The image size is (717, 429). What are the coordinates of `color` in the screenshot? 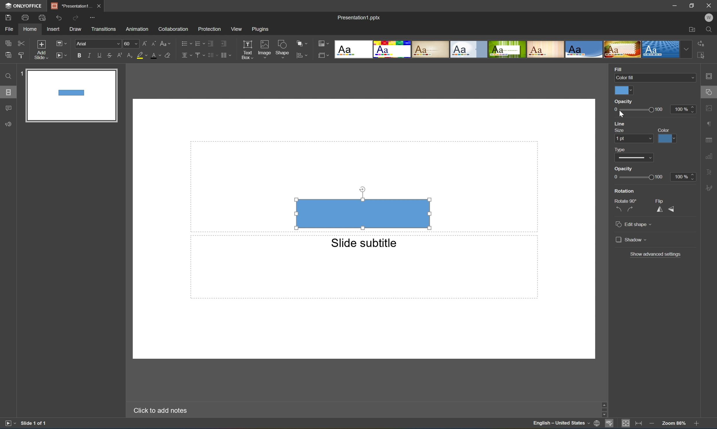 It's located at (666, 139).